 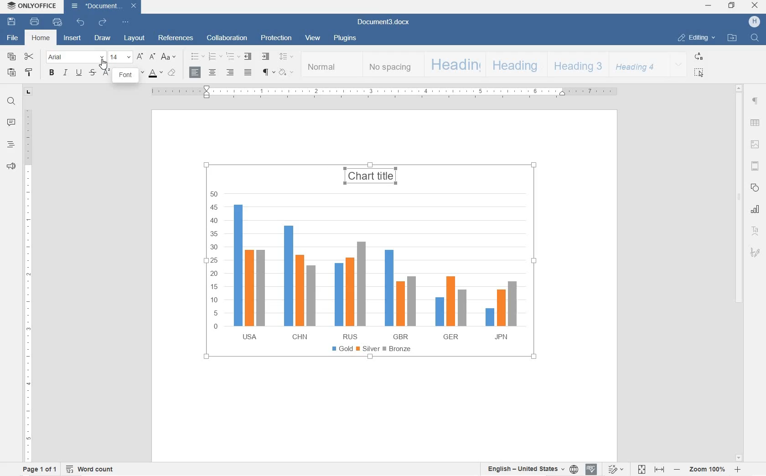 I want to click on PLUGINS, so click(x=344, y=38).